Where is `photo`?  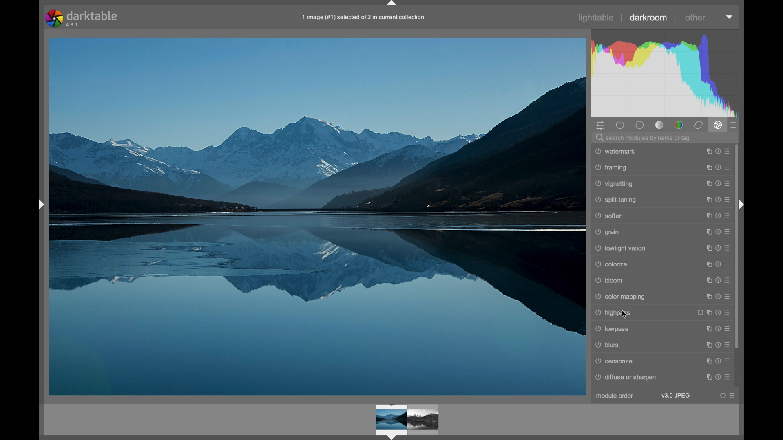
photo is located at coordinates (317, 216).